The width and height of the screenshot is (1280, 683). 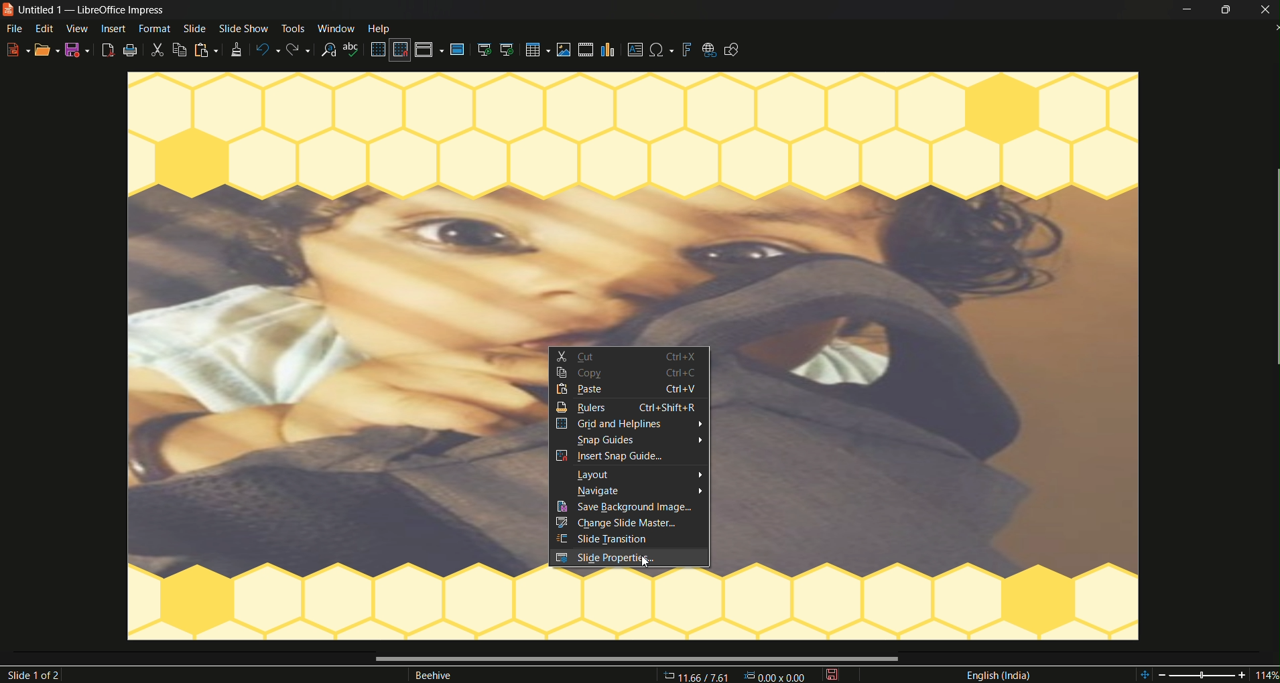 What do you see at coordinates (697, 425) in the screenshot?
I see `arrow` at bounding box center [697, 425].